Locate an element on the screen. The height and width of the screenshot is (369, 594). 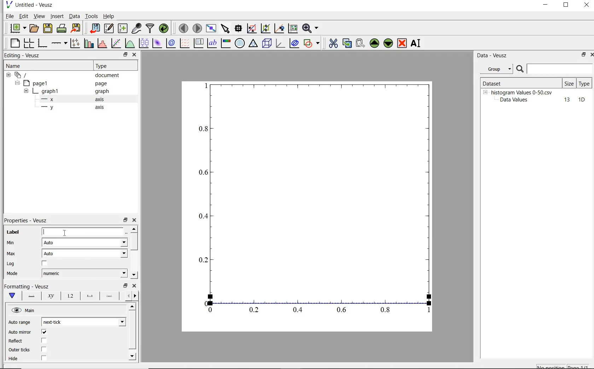
restore down is located at coordinates (566, 6).